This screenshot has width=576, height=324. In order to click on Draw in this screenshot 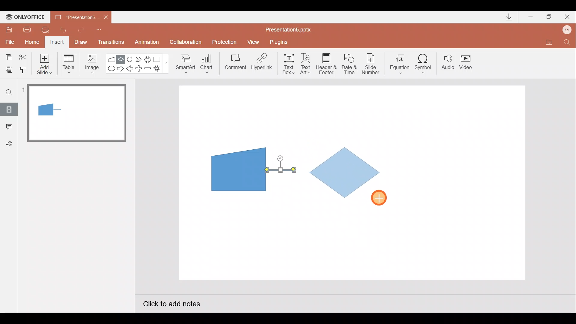, I will do `click(81, 41)`.